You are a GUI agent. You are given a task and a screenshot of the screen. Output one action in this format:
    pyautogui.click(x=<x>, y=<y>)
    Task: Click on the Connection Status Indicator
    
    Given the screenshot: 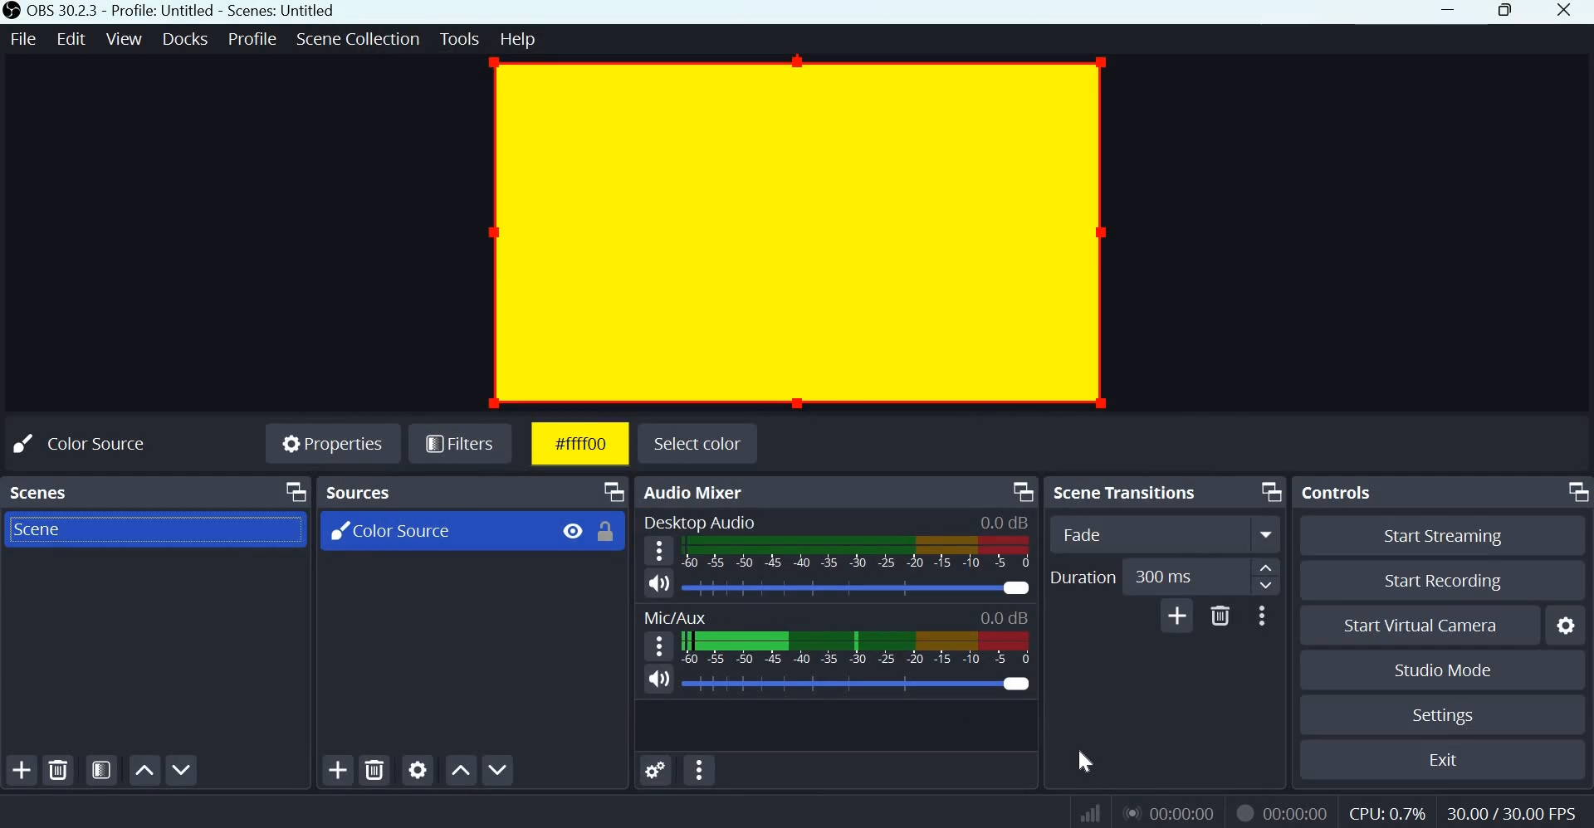 What is the action you would take?
    pyautogui.click(x=1088, y=813)
    